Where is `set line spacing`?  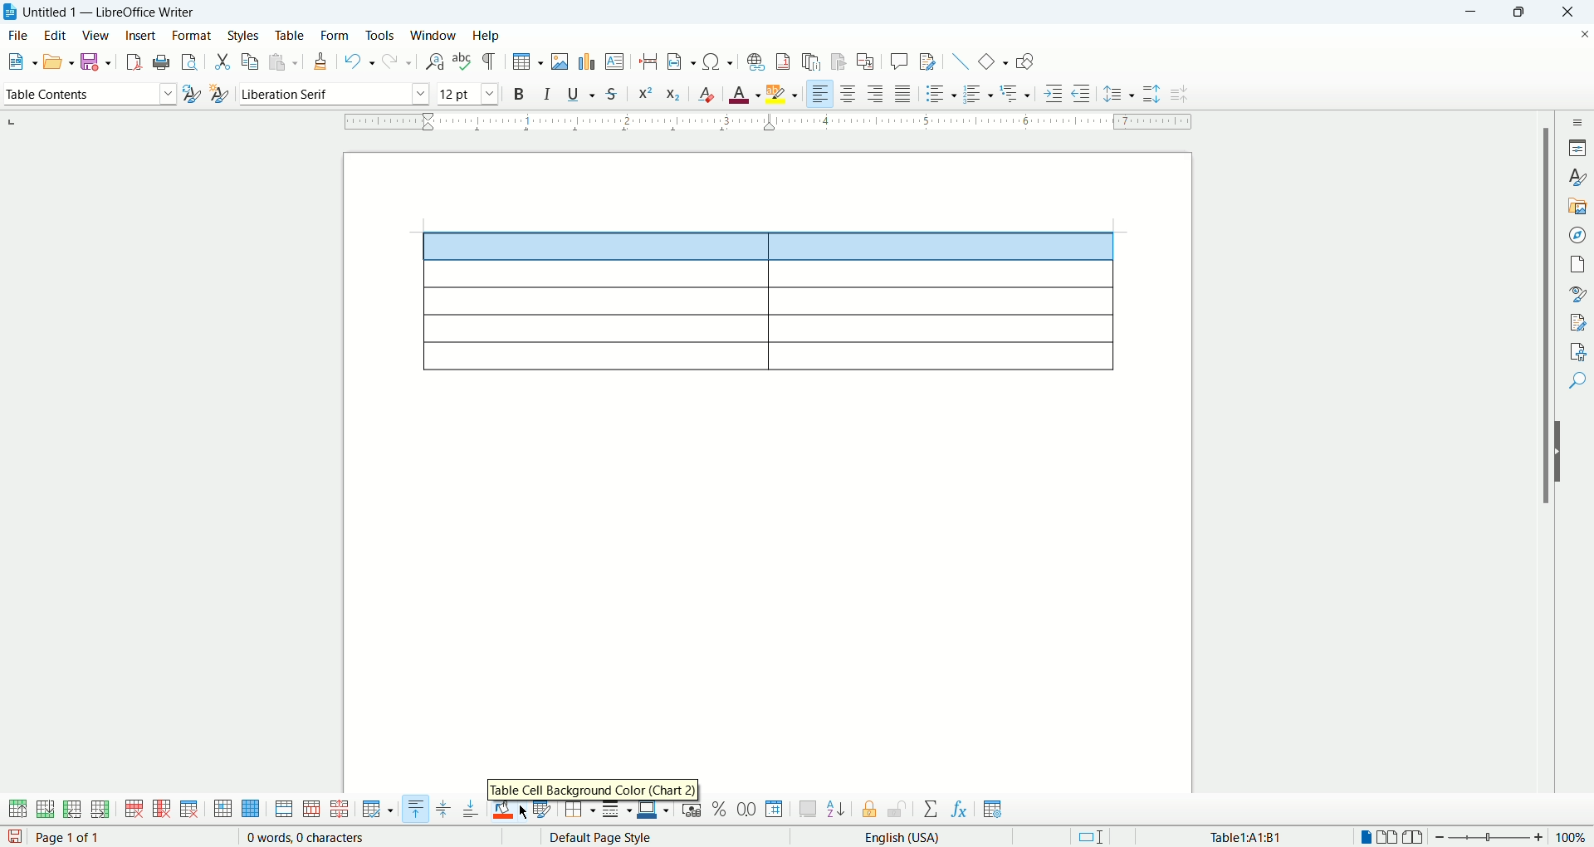
set line spacing is located at coordinates (1118, 95).